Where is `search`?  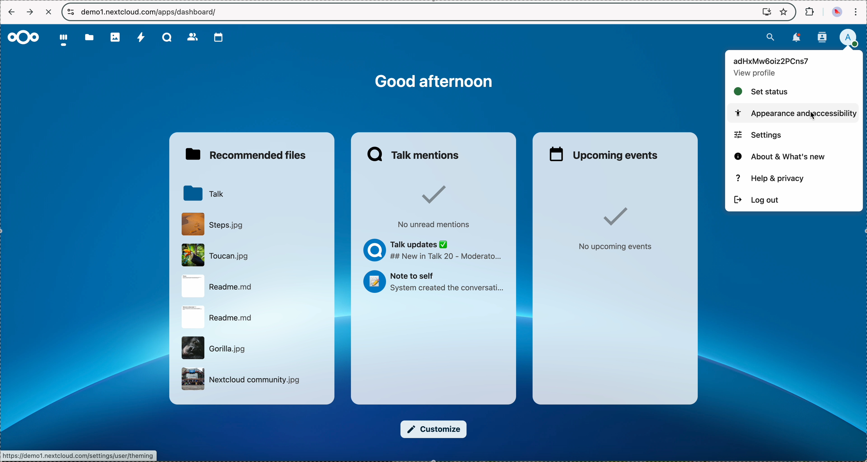 search is located at coordinates (769, 38).